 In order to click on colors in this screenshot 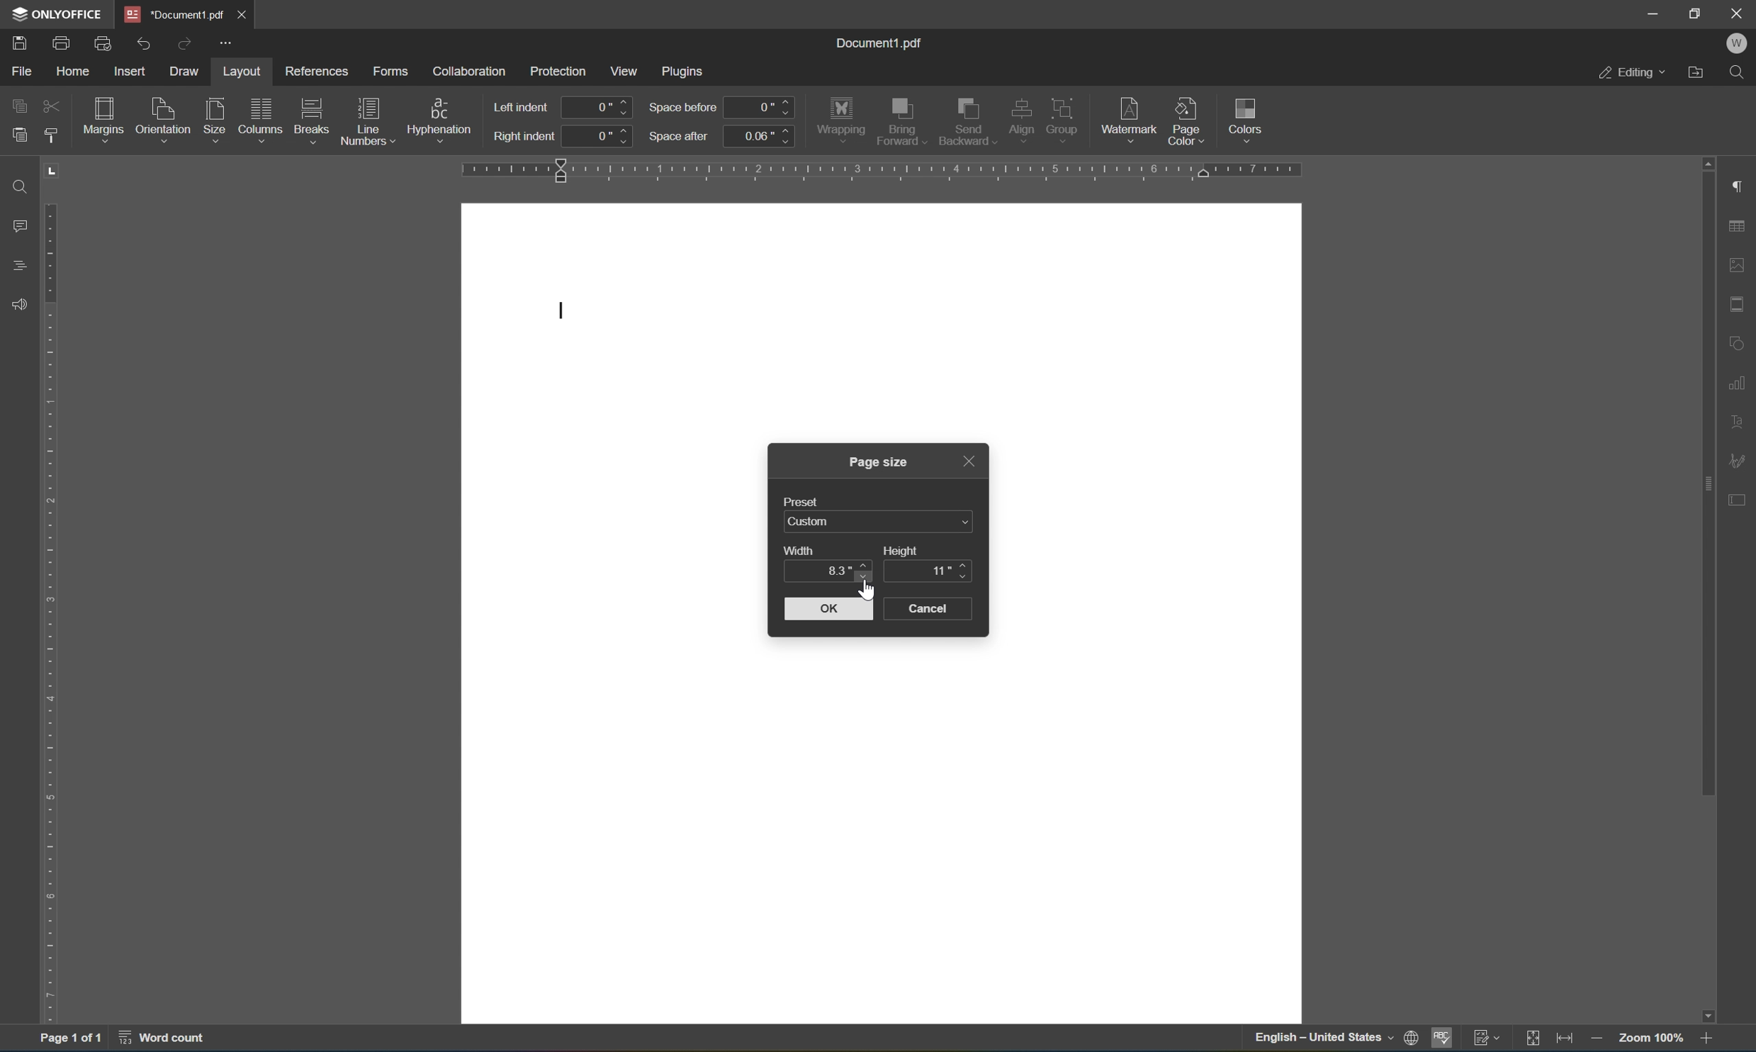, I will do `click(1249, 118)`.